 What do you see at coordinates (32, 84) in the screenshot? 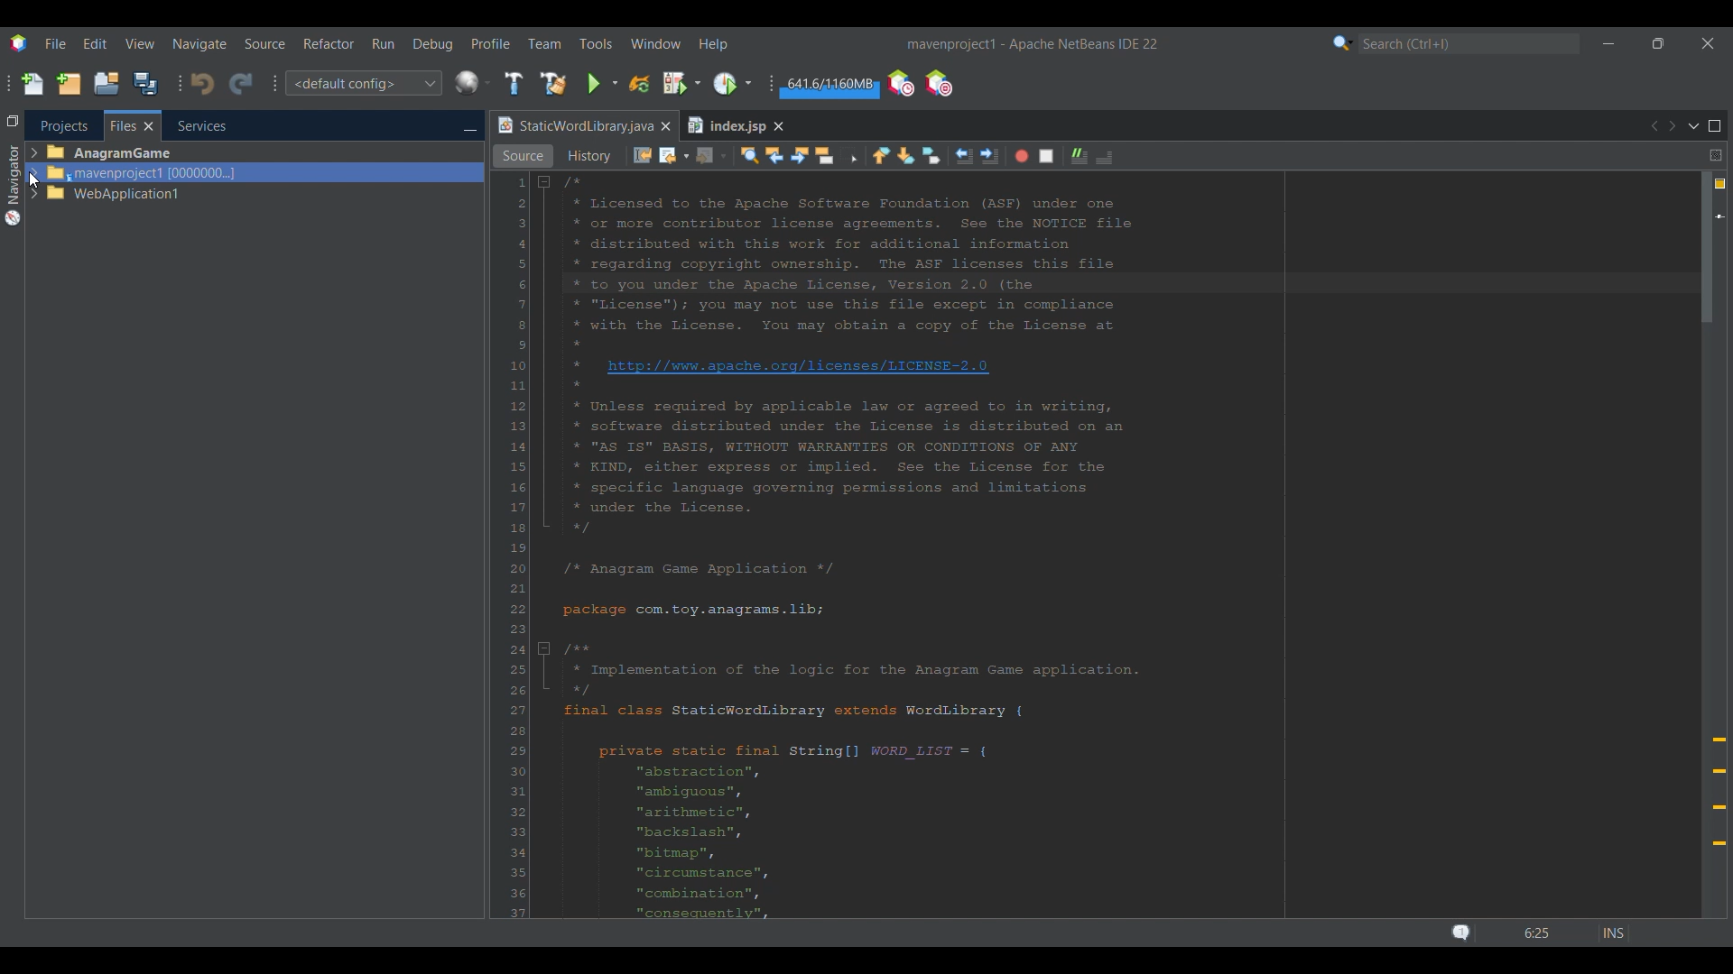
I see `New file` at bounding box center [32, 84].